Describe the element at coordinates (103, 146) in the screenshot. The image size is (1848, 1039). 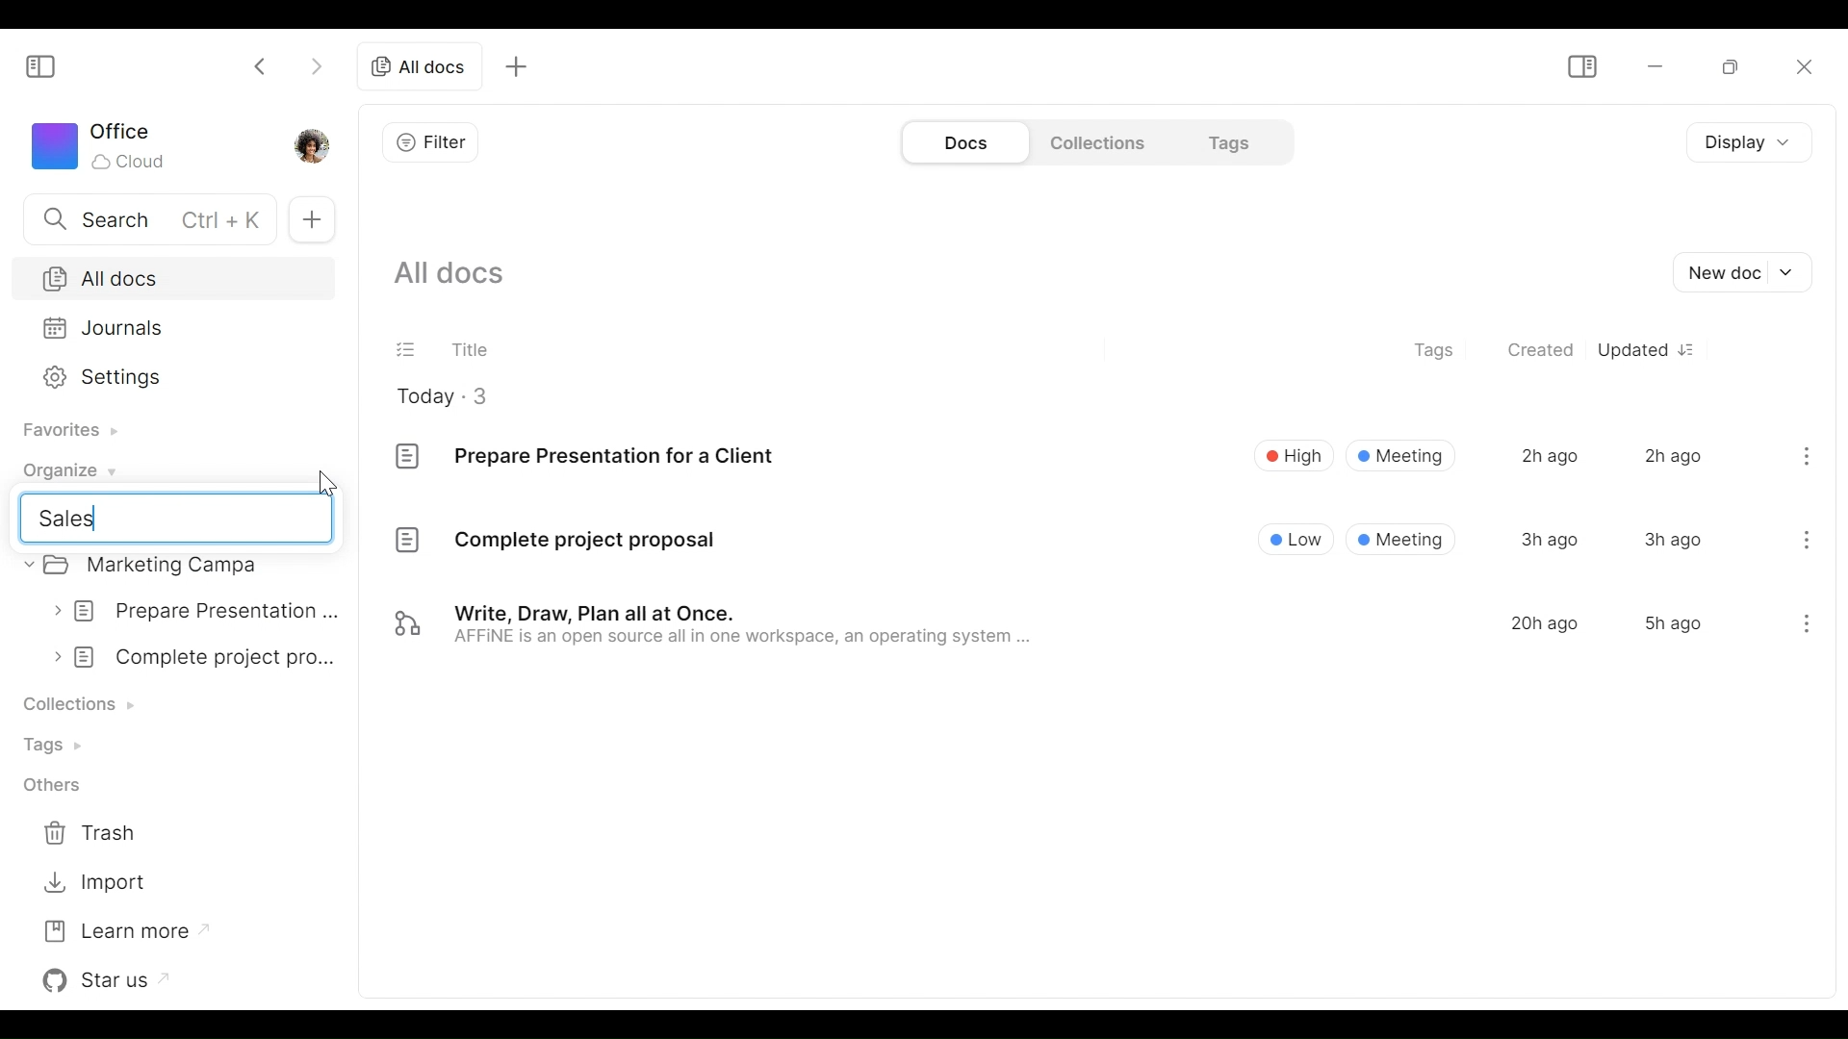
I see `Workspace` at that location.